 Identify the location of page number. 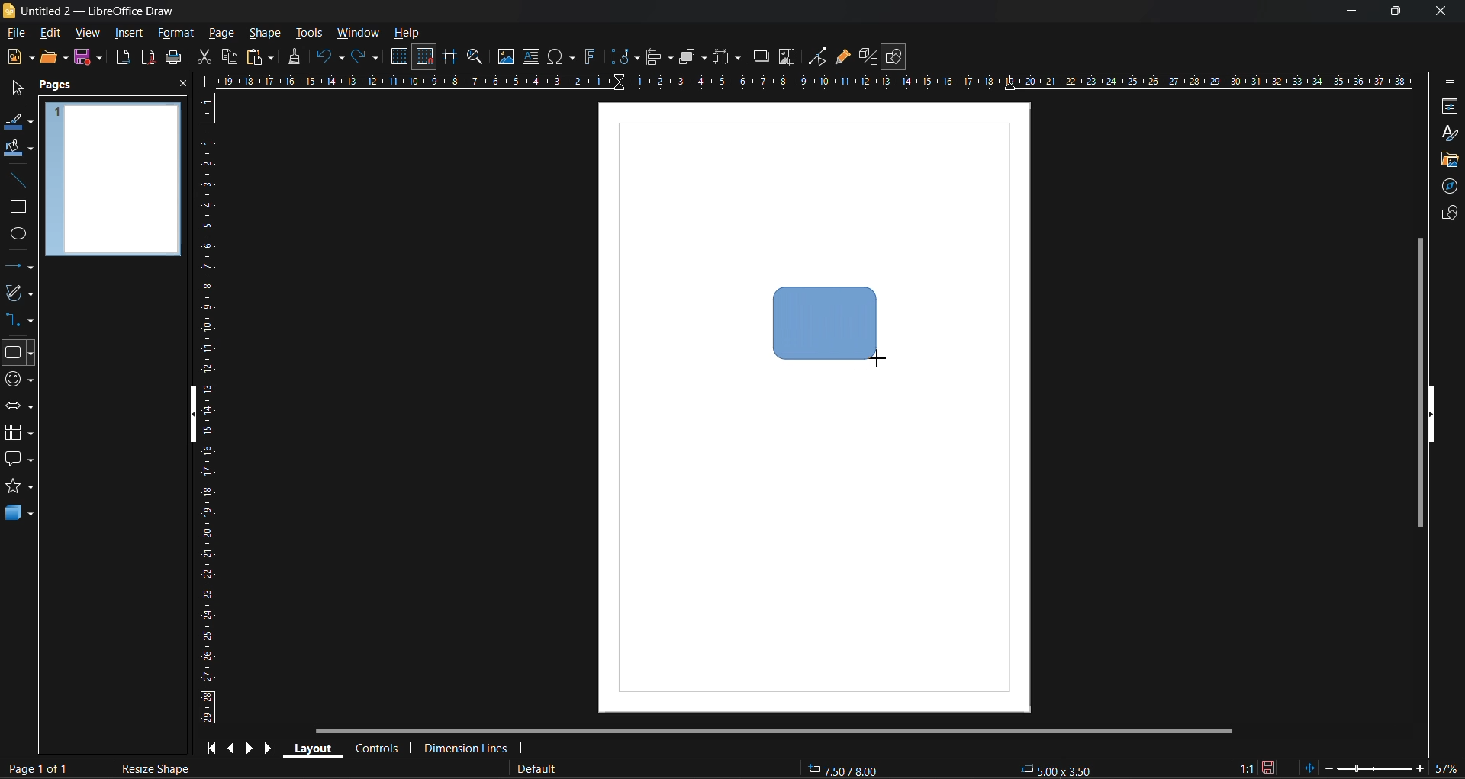
(35, 769).